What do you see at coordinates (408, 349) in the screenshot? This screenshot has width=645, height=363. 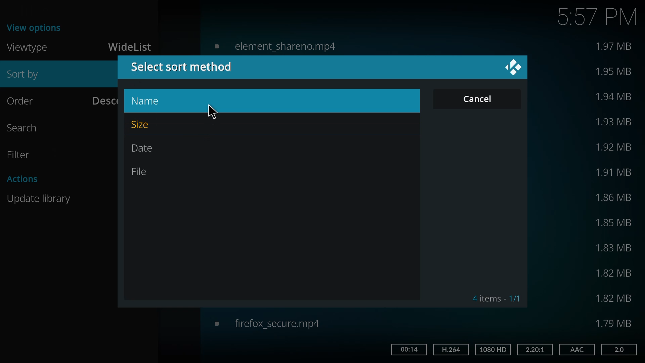 I see `14` at bounding box center [408, 349].